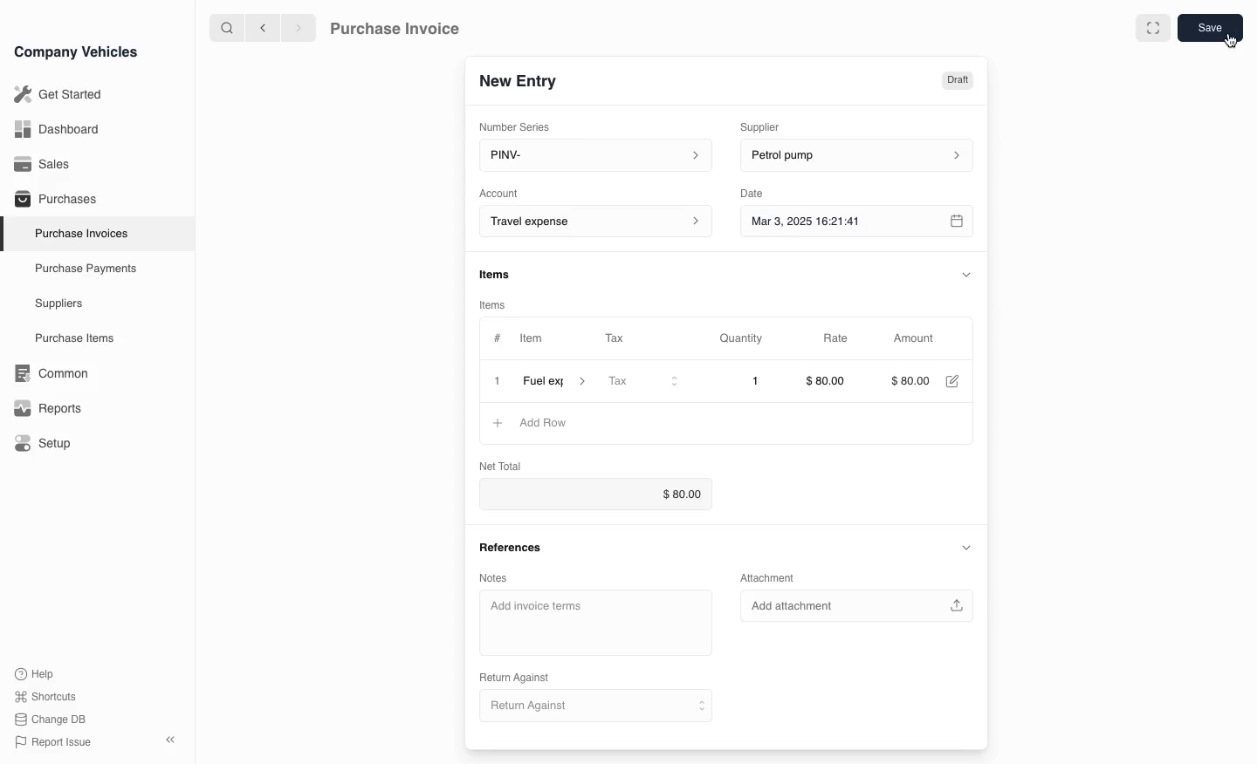  Describe the element at coordinates (593, 222) in the screenshot. I see `Account` at that location.